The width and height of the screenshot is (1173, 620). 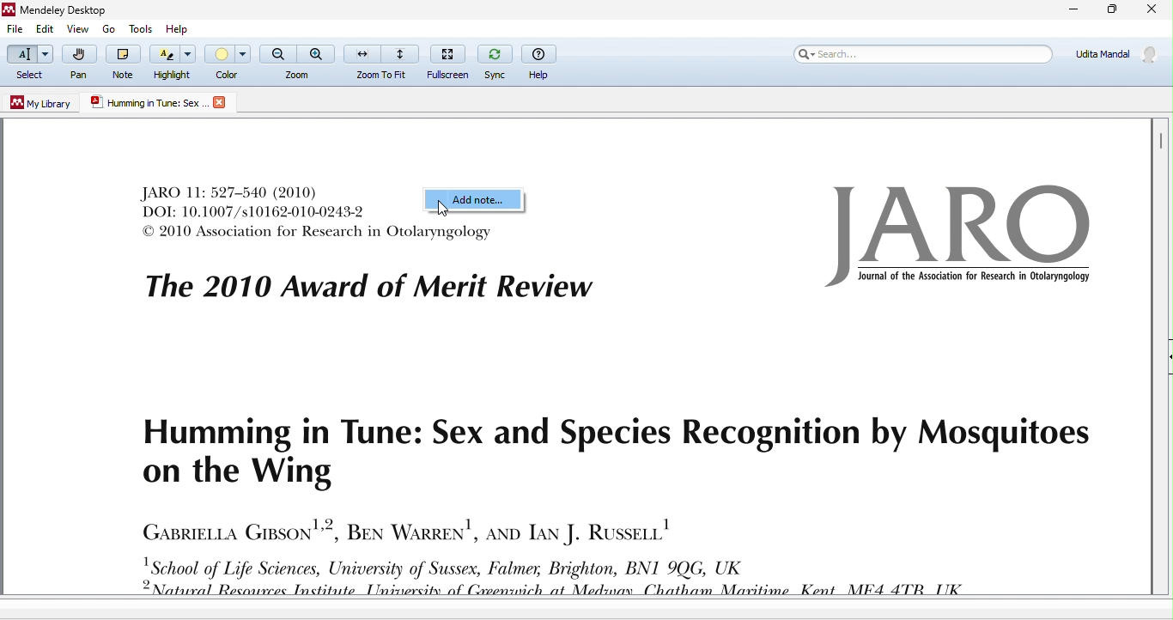 I want to click on add note, so click(x=475, y=204).